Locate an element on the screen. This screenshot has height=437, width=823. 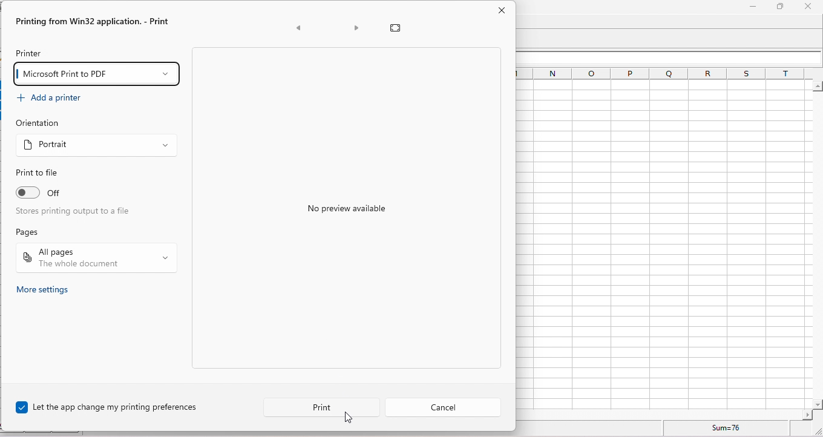
next is located at coordinates (355, 28).